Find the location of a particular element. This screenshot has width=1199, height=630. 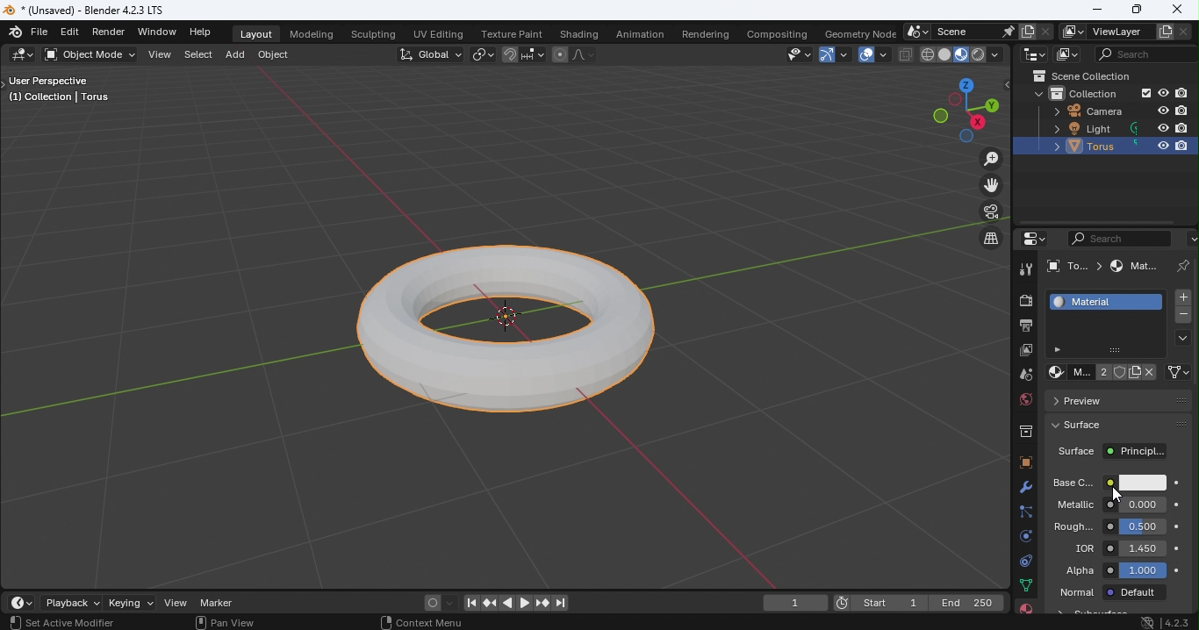

Transformation Orientation is located at coordinates (430, 54).